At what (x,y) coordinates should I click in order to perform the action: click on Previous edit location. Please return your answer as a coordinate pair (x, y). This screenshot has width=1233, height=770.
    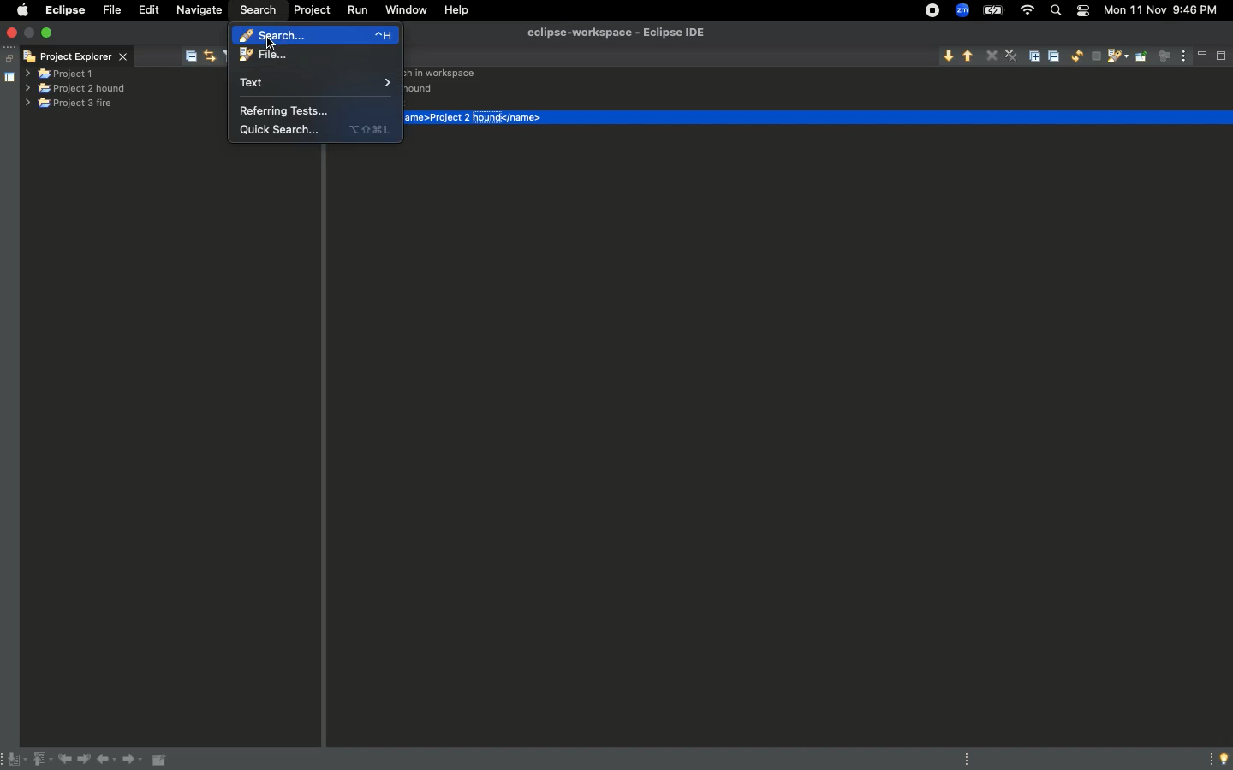
    Looking at the image, I should click on (68, 760).